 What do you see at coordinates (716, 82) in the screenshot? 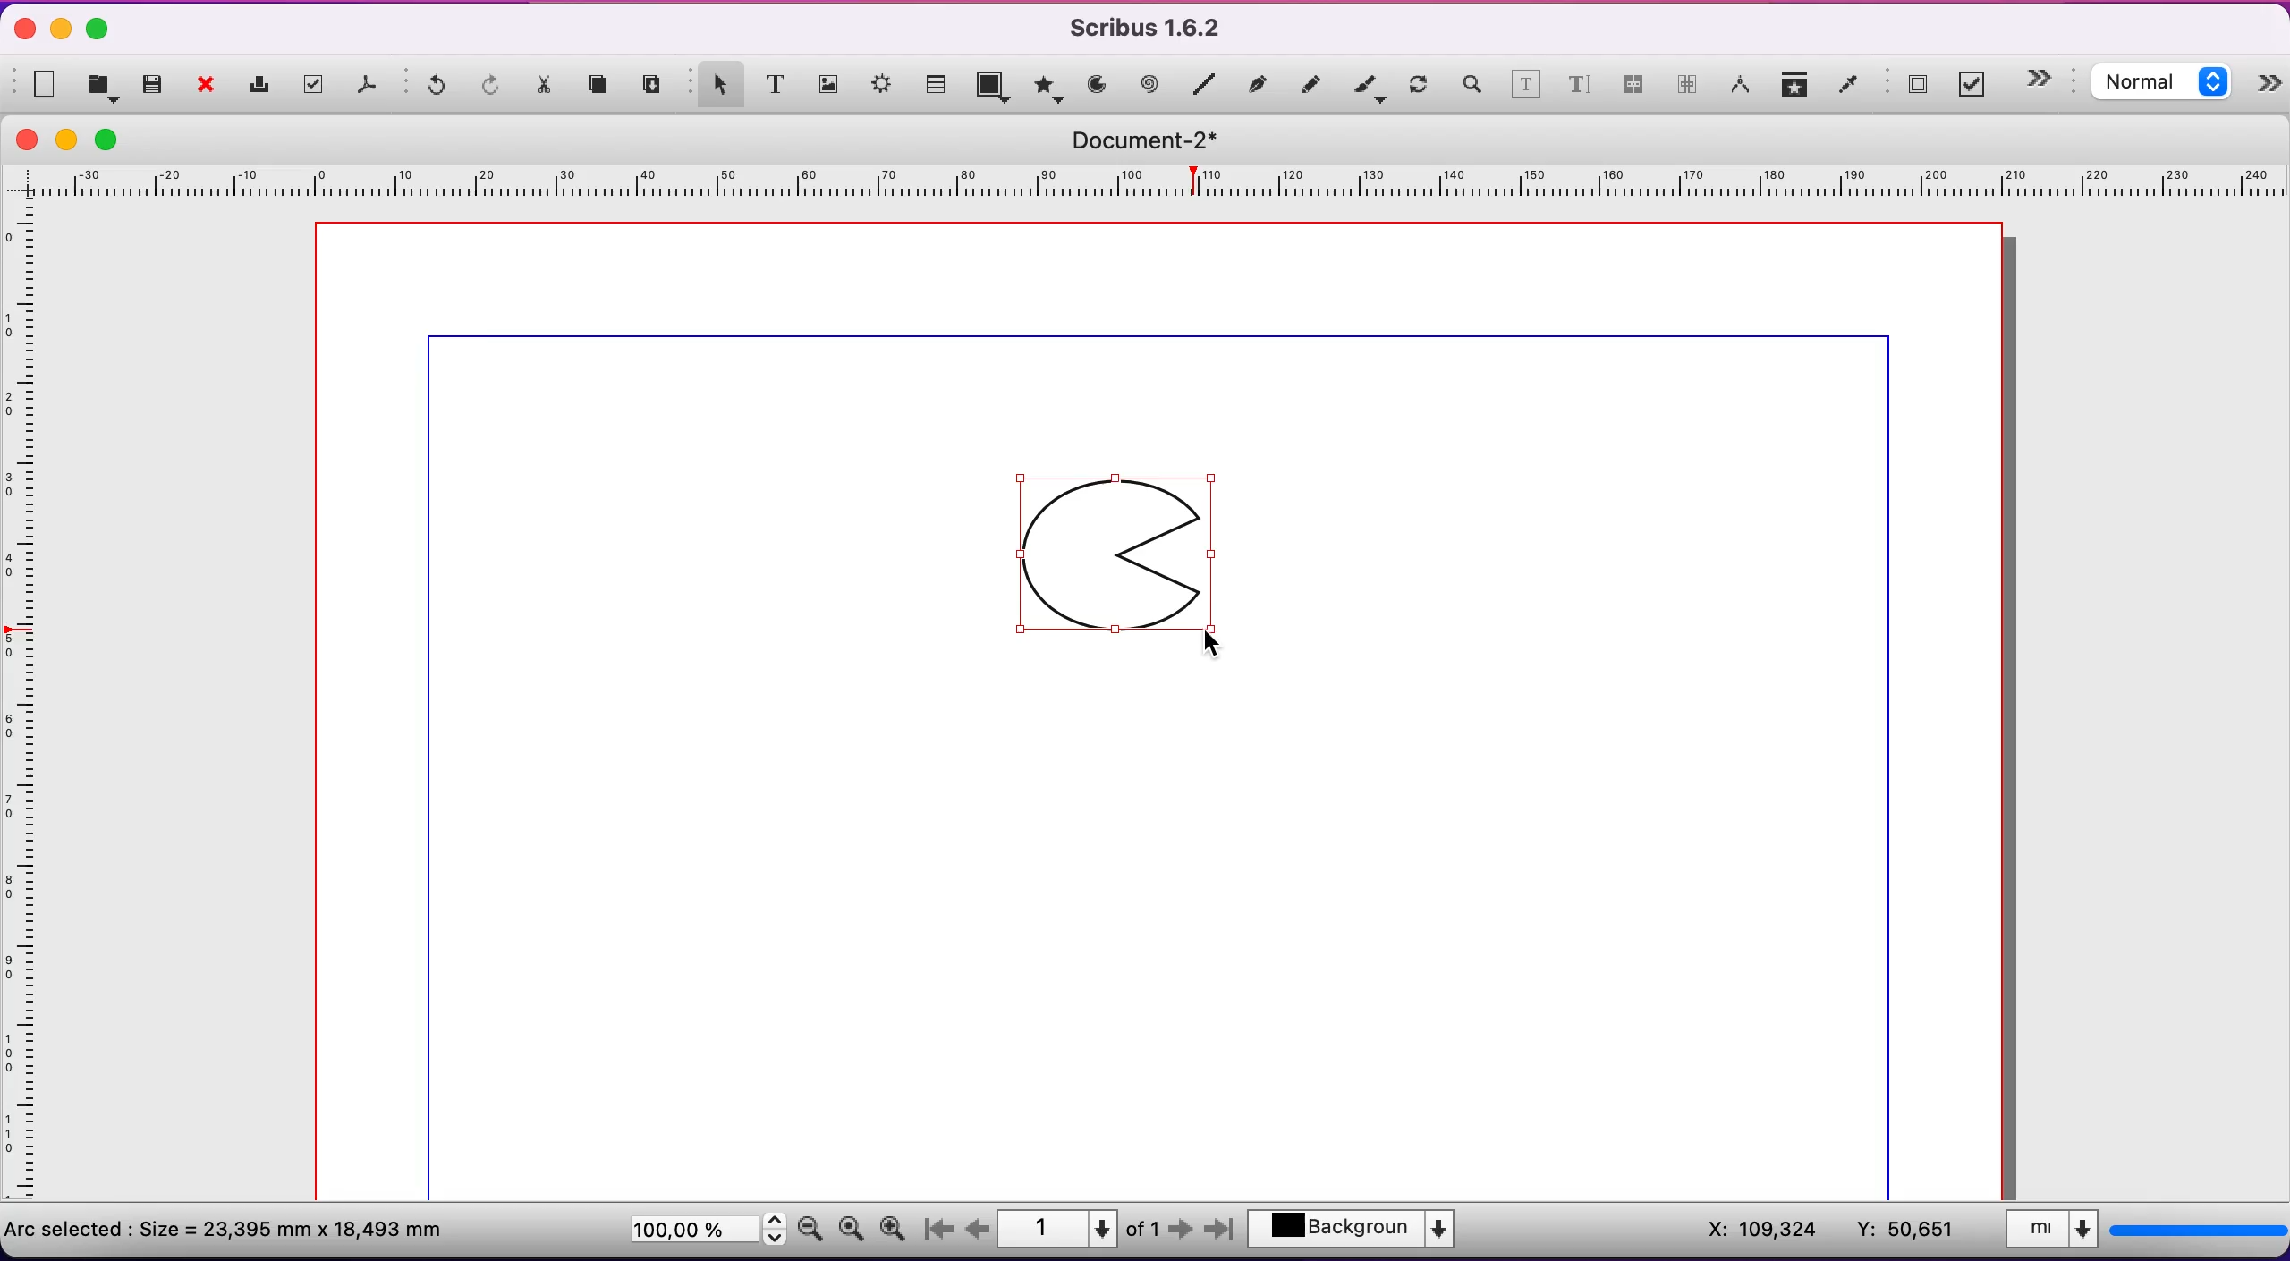
I see `select item` at bounding box center [716, 82].